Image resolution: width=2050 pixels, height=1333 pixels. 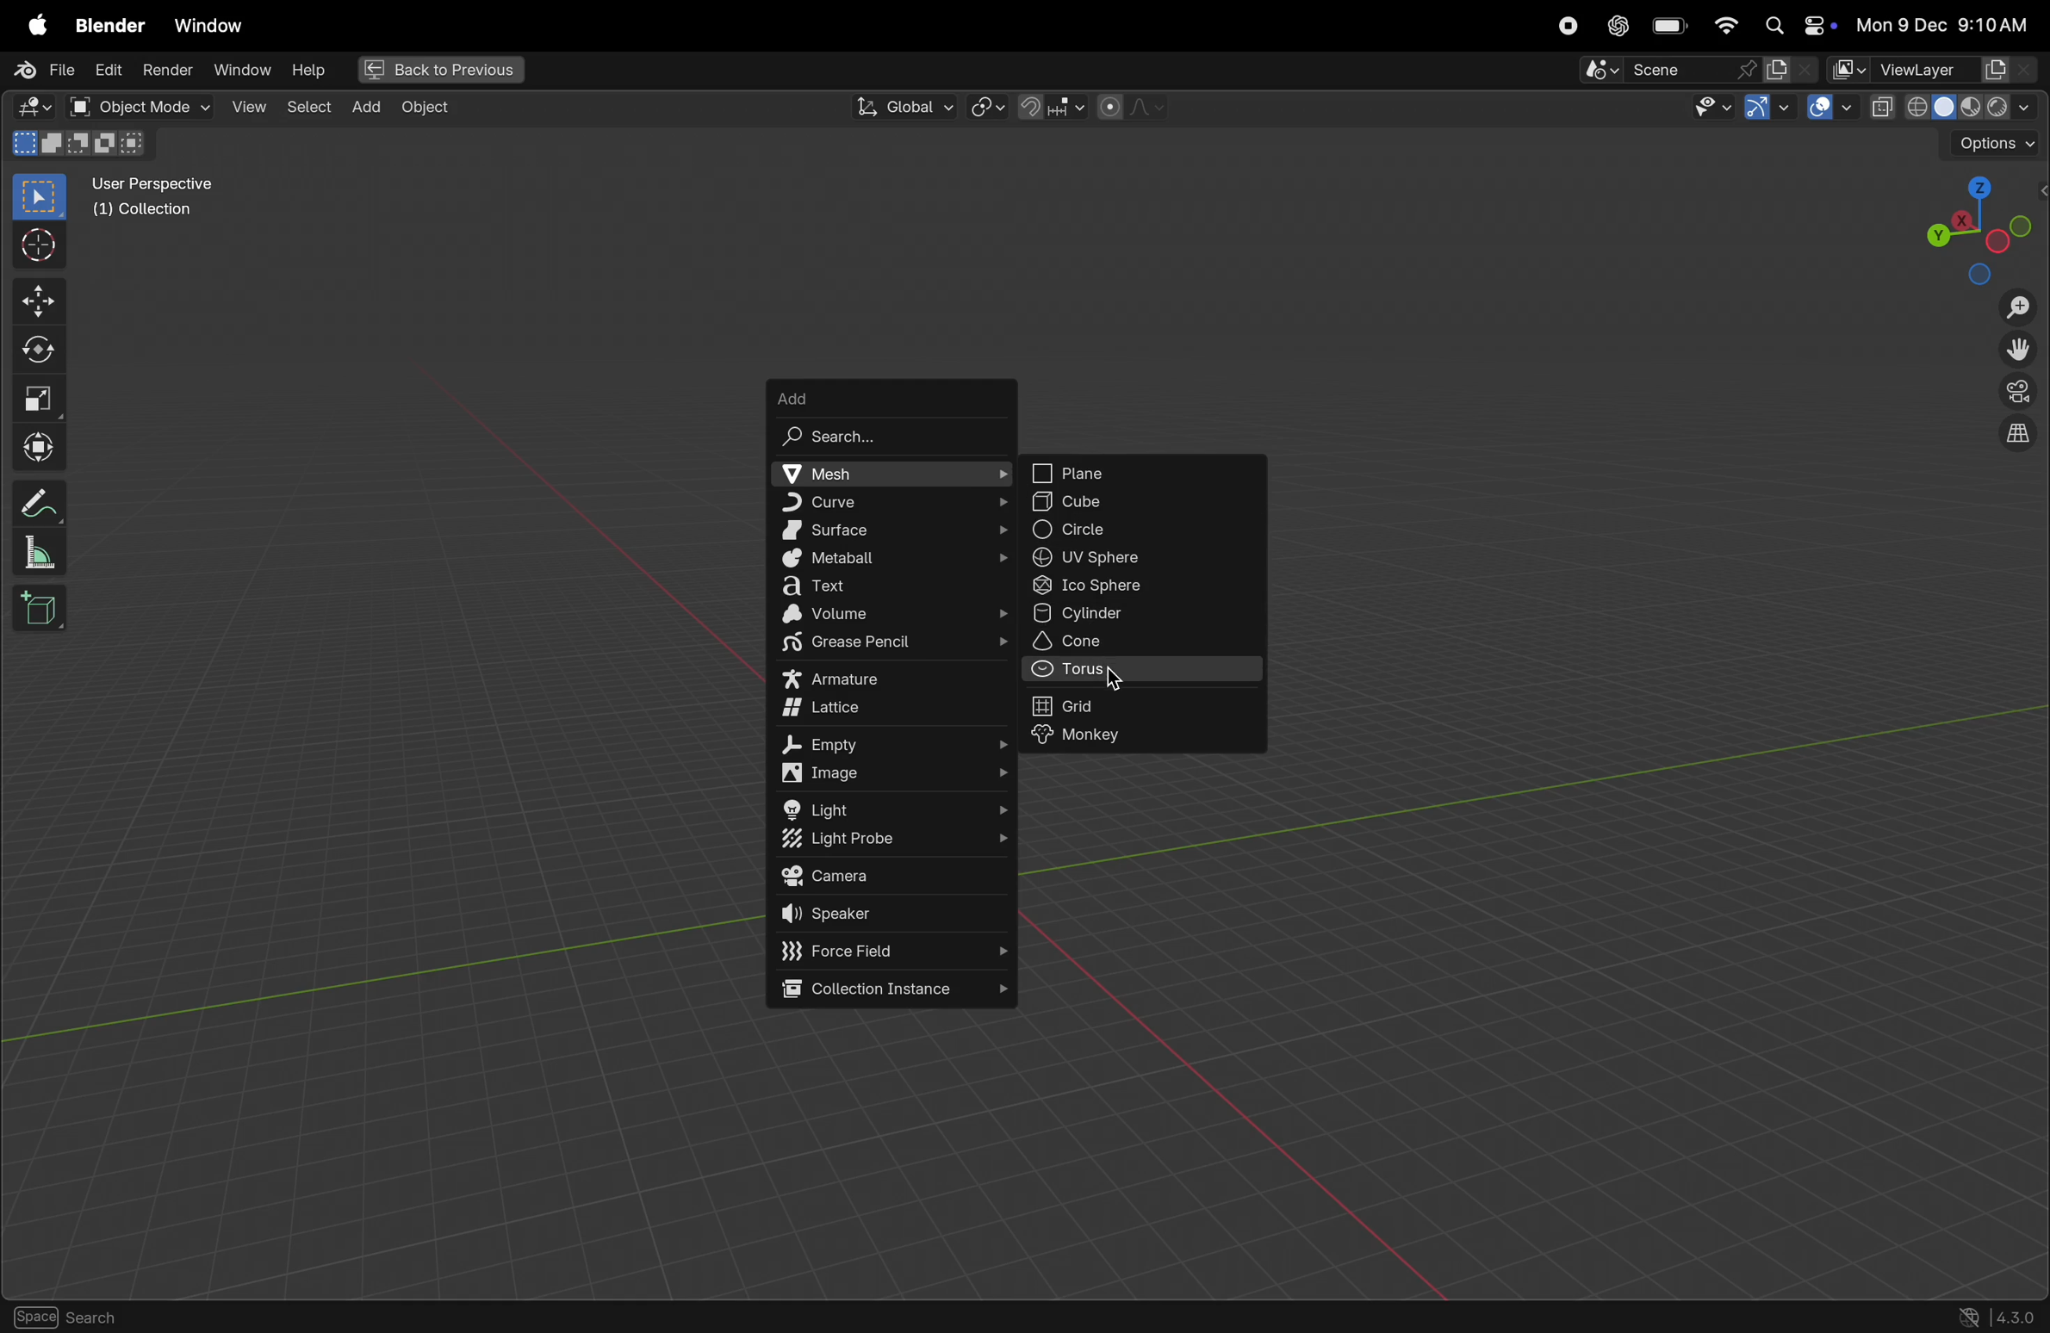 I want to click on add, so click(x=362, y=106).